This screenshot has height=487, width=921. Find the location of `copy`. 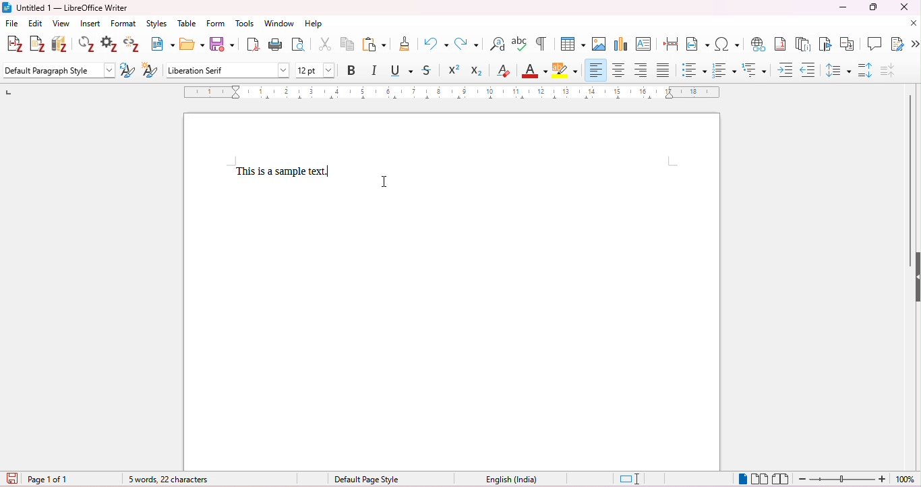

copy is located at coordinates (349, 44).